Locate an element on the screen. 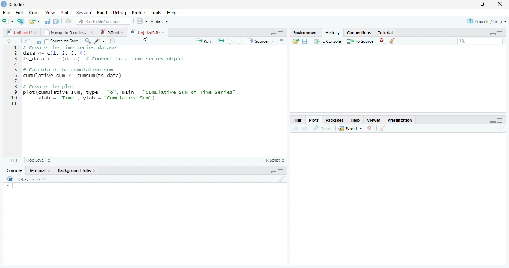  Addins is located at coordinates (160, 22).